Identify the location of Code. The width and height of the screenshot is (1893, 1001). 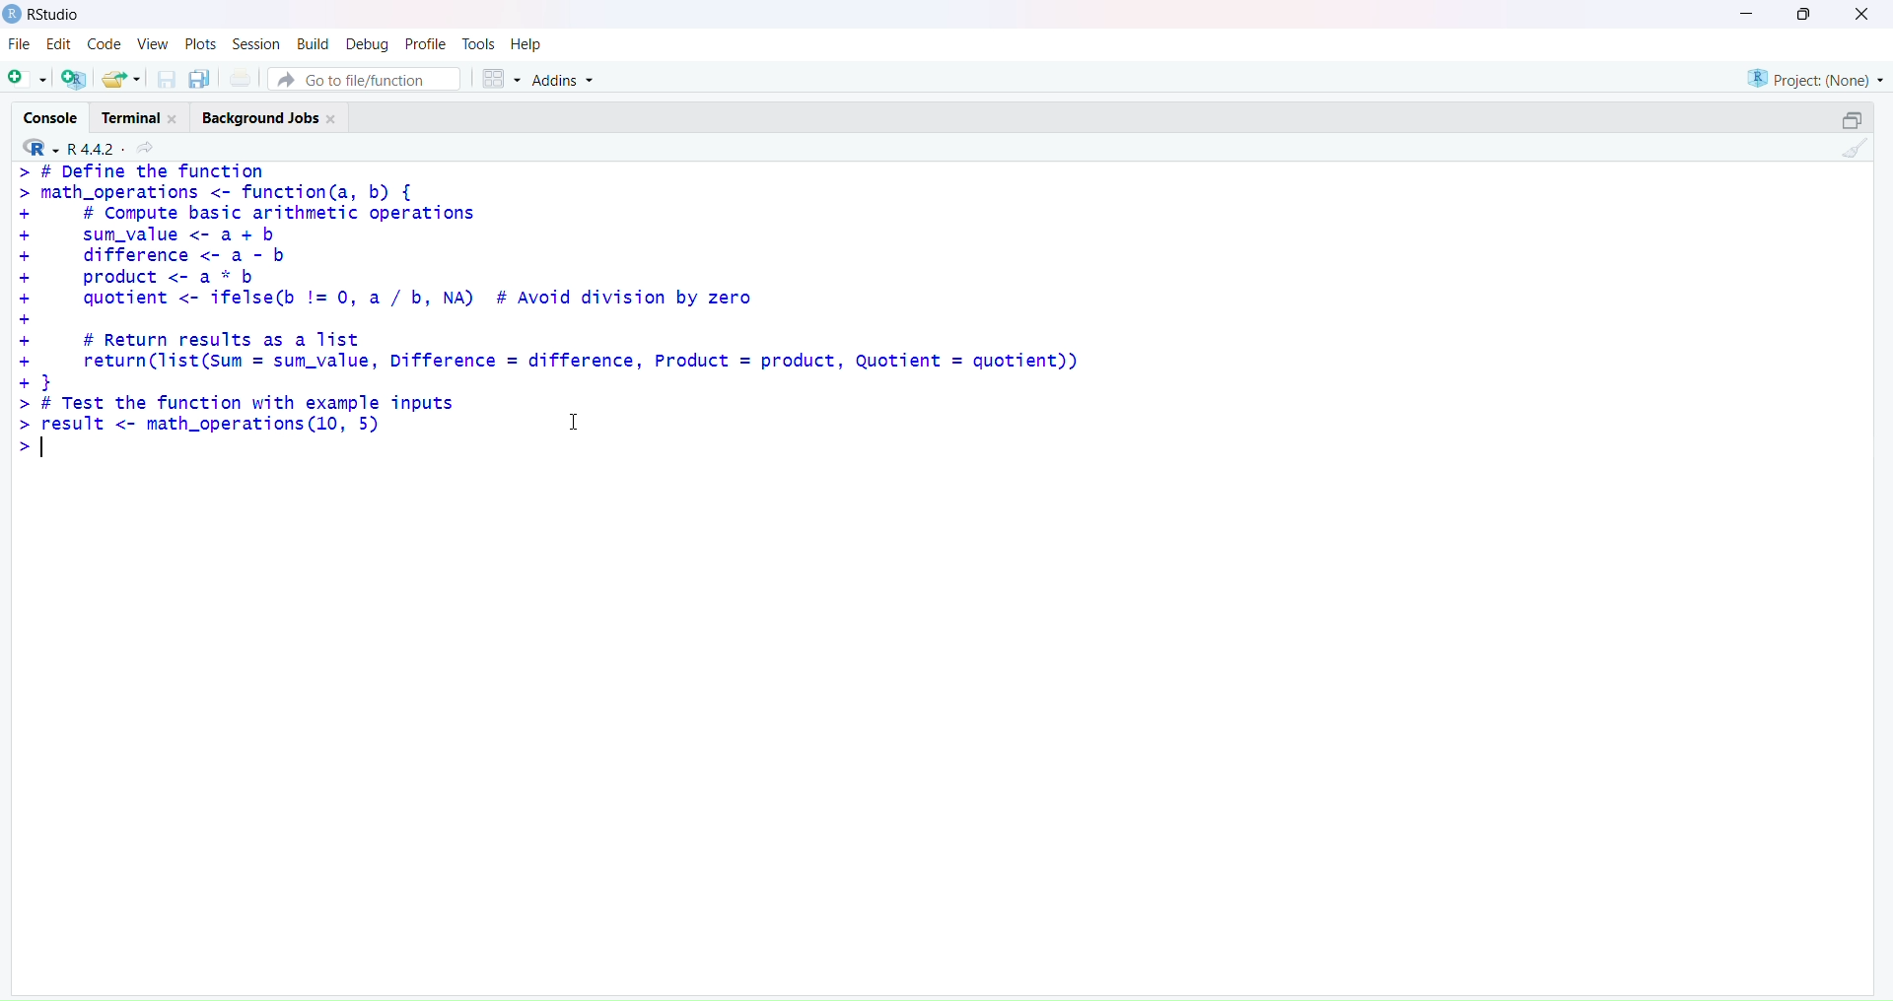
(102, 46).